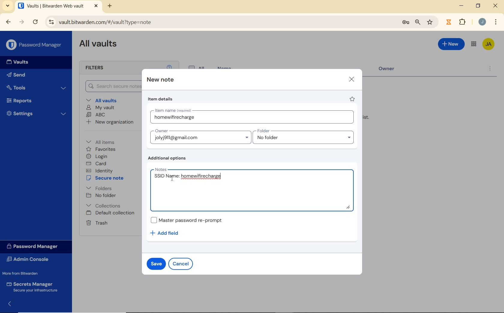  I want to click on backward, so click(8, 22).